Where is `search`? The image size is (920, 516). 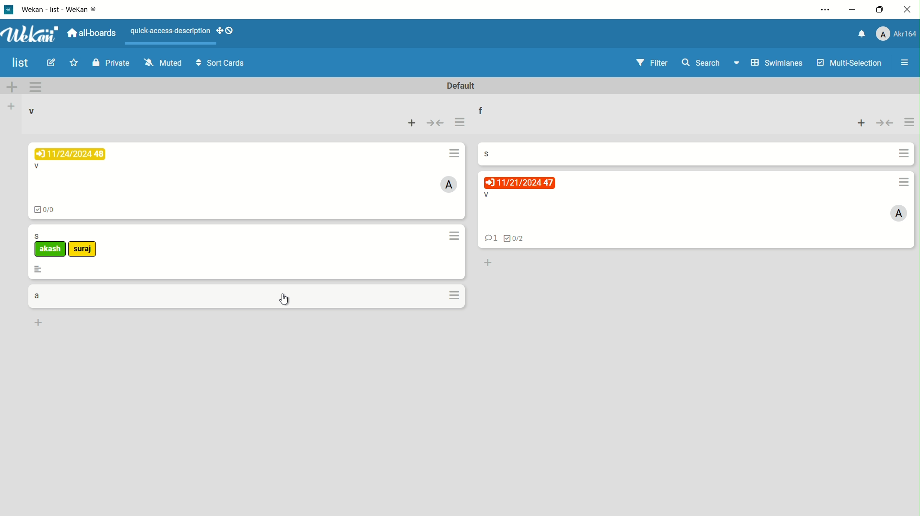
search is located at coordinates (702, 62).